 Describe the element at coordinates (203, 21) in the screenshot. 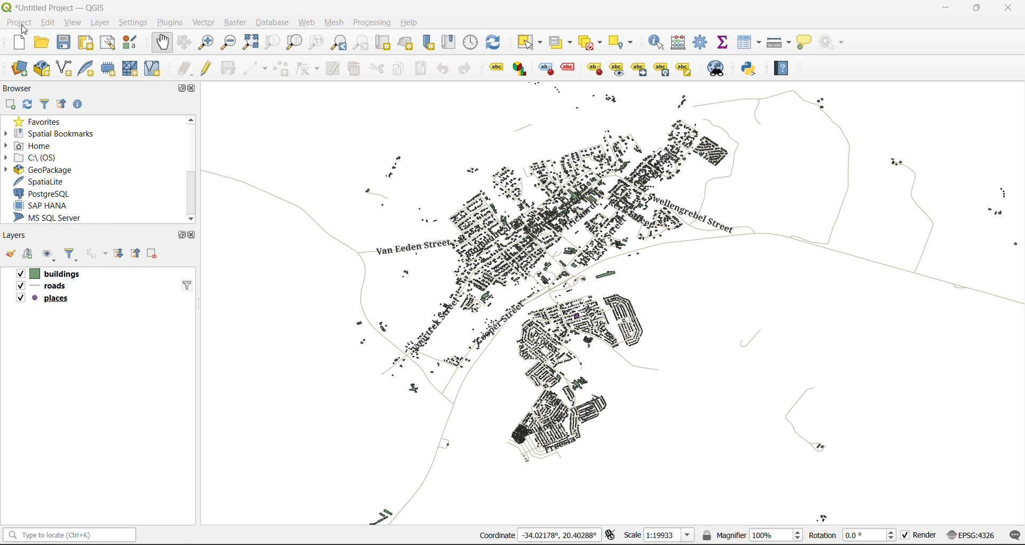

I see `vector` at that location.